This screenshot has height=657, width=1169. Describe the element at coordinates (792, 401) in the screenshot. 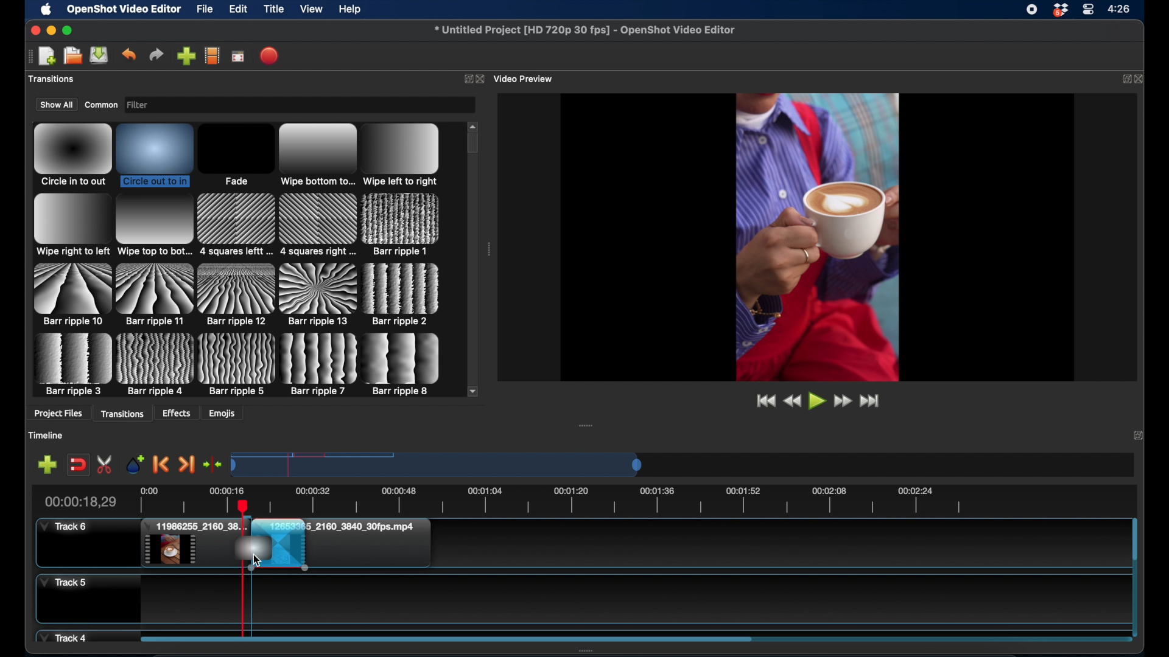

I see `rewind` at that location.